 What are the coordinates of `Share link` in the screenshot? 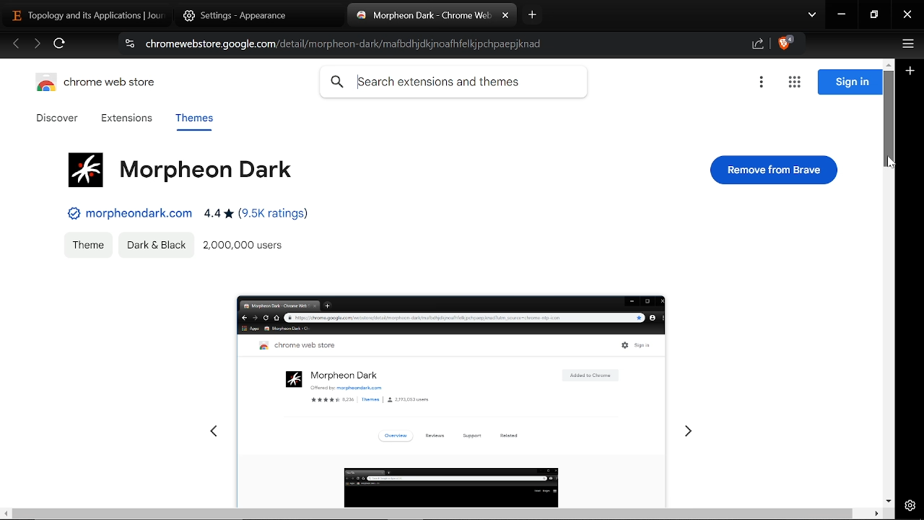 It's located at (758, 45).